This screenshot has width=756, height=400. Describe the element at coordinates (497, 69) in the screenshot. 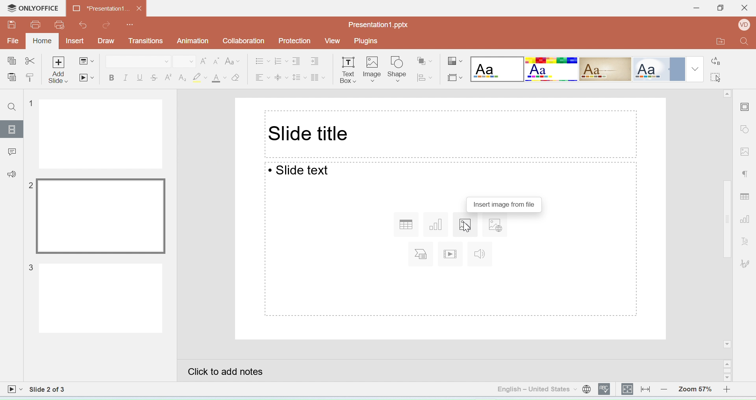

I see `Blank` at that location.